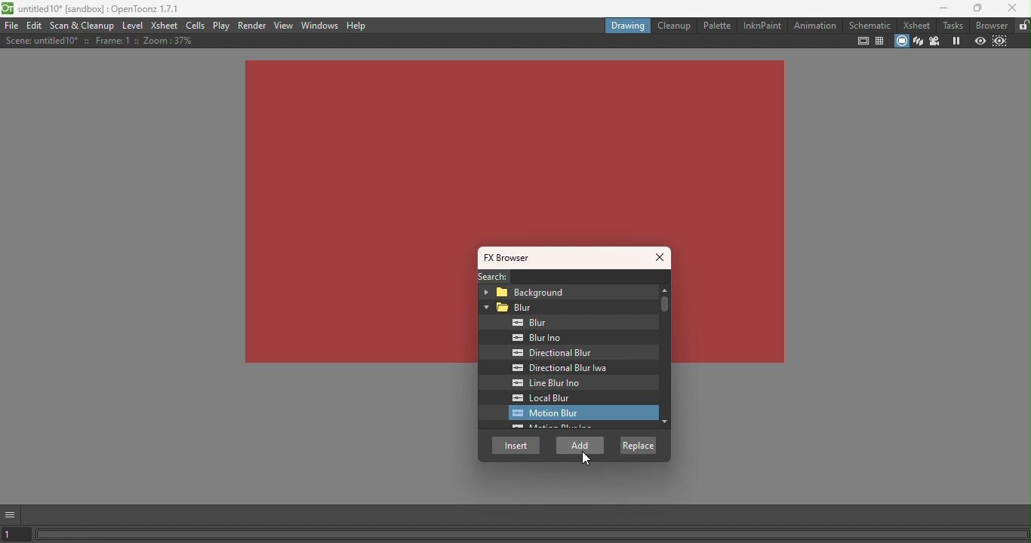 Image resolution: width=1031 pixels, height=543 pixels. What do you see at coordinates (1000, 41) in the screenshot?
I see `Sub-camera preview` at bounding box center [1000, 41].